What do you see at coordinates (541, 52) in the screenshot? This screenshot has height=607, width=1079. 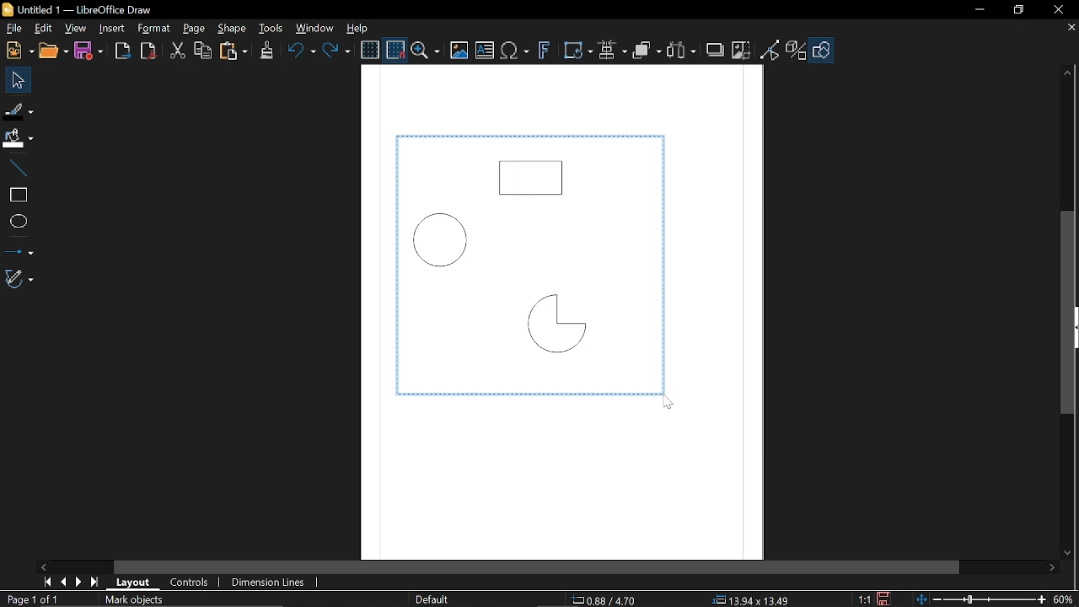 I see `Insert fontwork` at bounding box center [541, 52].